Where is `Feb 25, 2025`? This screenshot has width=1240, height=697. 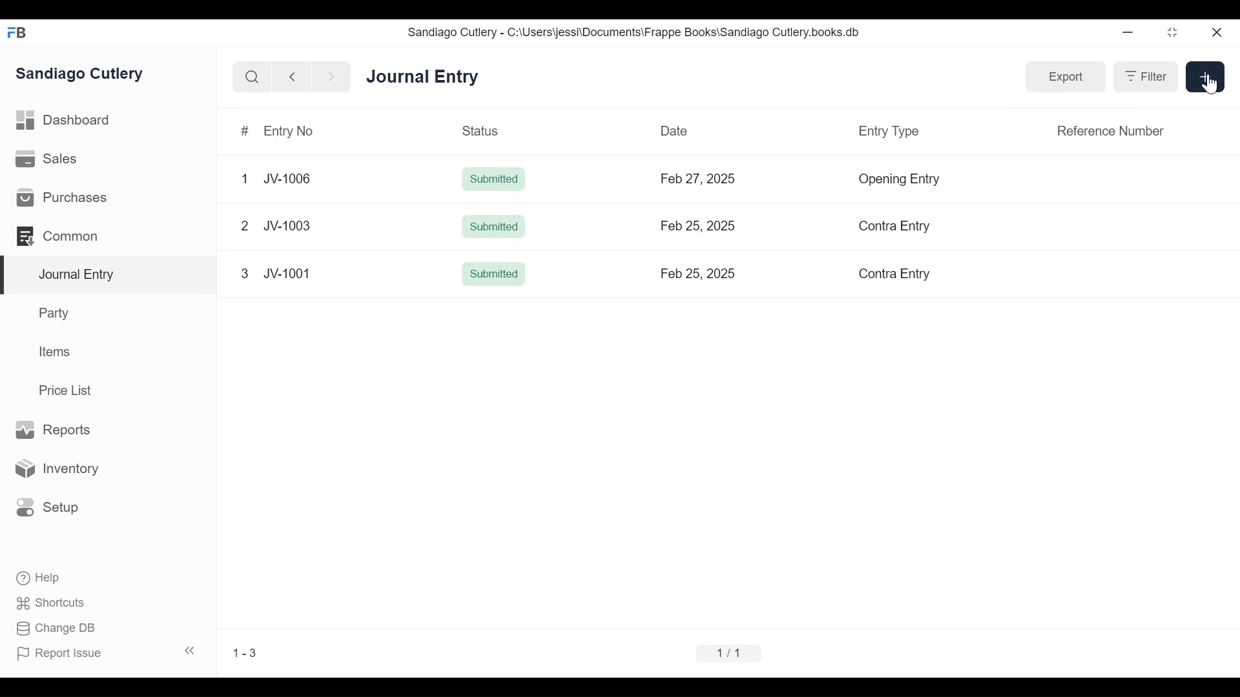 Feb 25, 2025 is located at coordinates (696, 225).